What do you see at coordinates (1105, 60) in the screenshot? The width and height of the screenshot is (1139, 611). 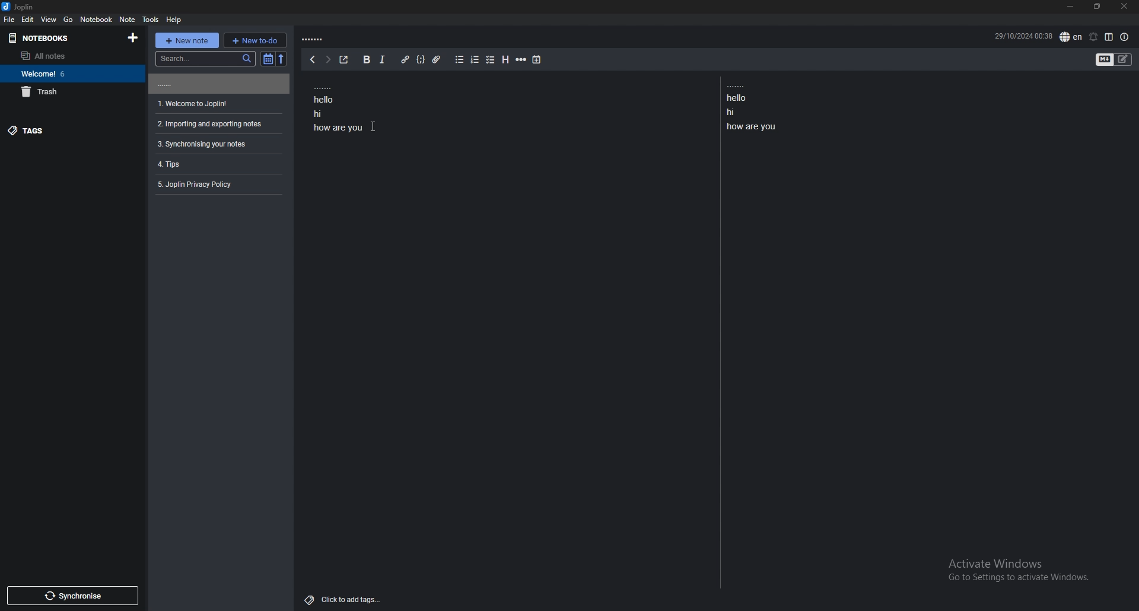 I see `toggle editors` at bounding box center [1105, 60].